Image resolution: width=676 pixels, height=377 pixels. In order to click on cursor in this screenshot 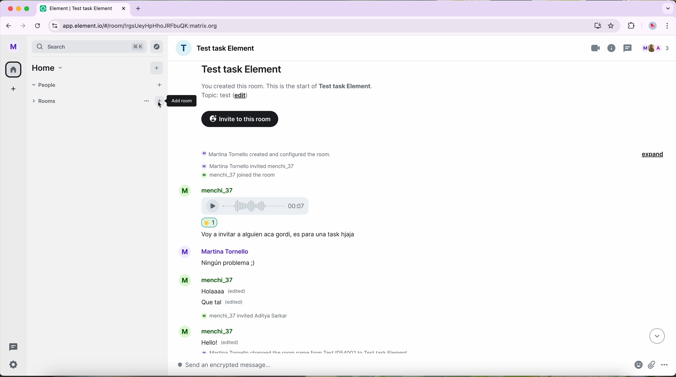, I will do `click(156, 108)`.